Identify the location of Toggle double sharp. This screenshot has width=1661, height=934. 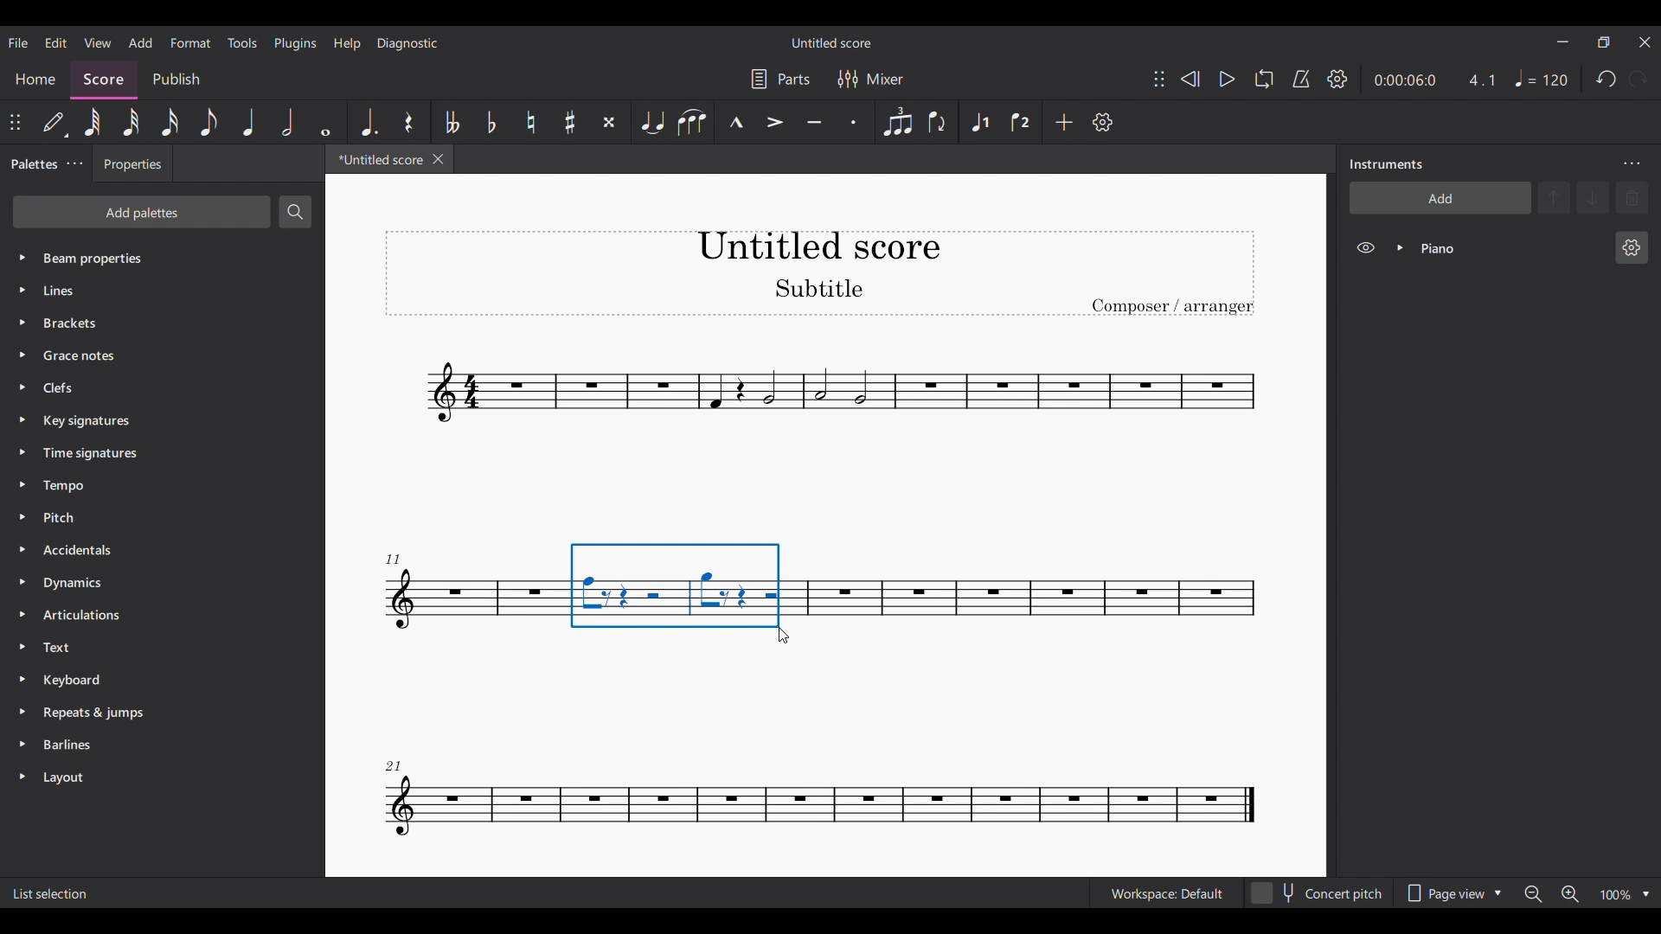
(610, 122).